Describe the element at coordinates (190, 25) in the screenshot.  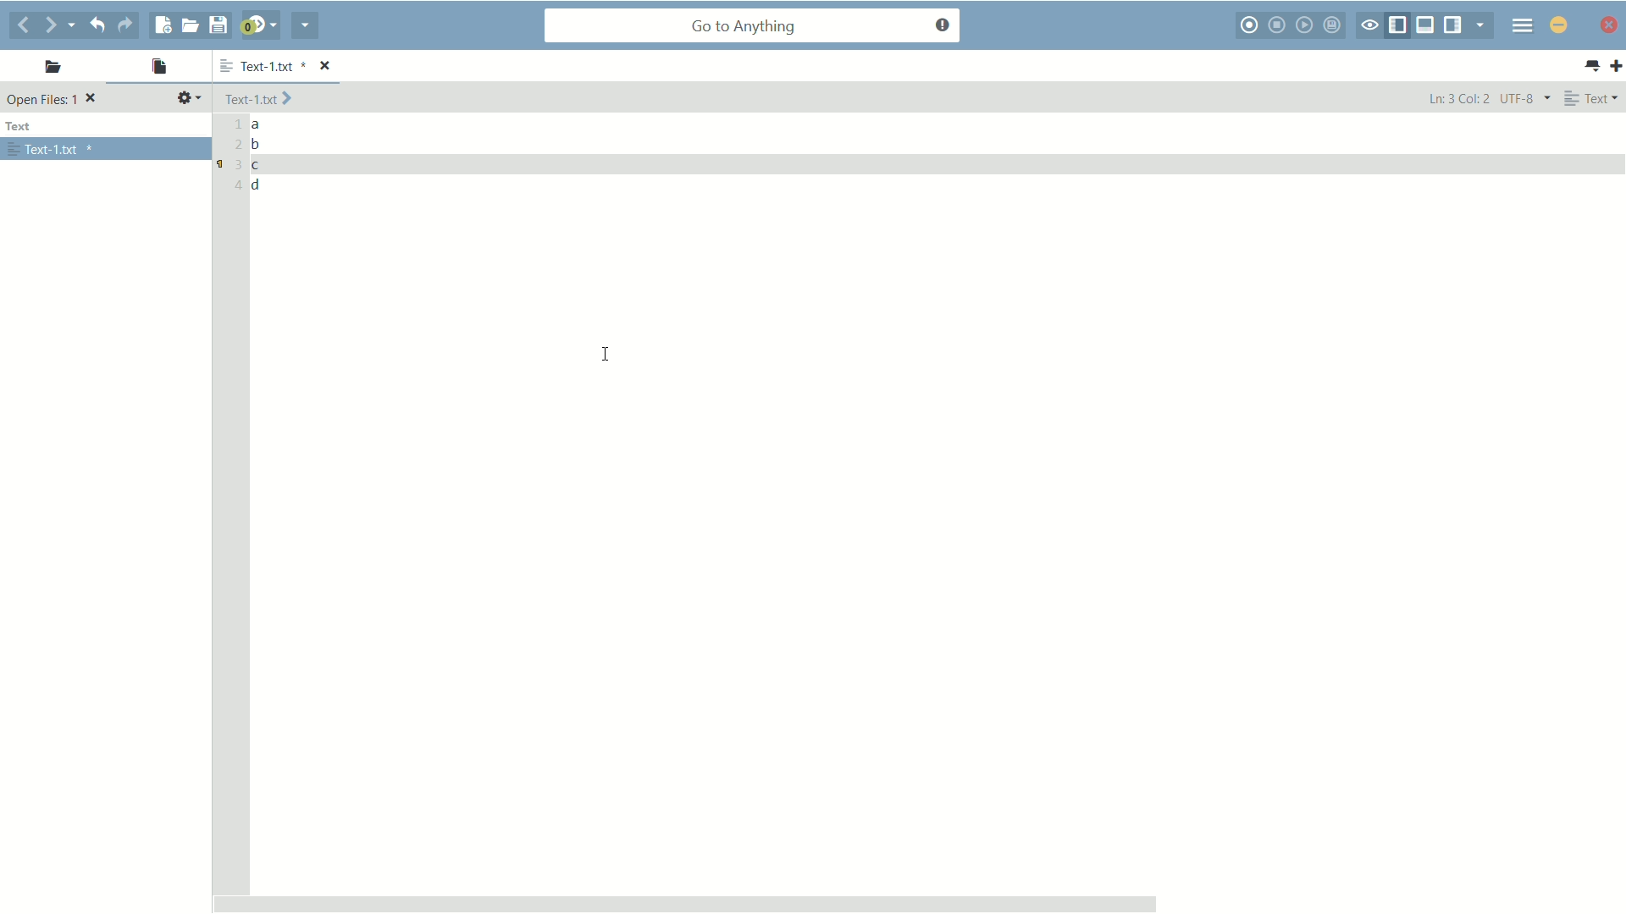
I see `open file` at that location.